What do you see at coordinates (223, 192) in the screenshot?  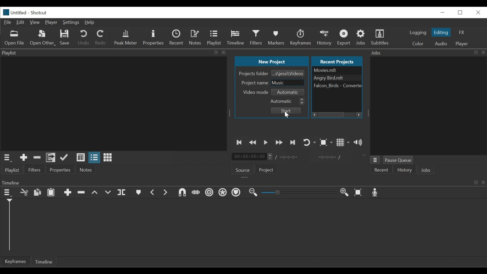 I see `Ripple all tracks` at bounding box center [223, 192].